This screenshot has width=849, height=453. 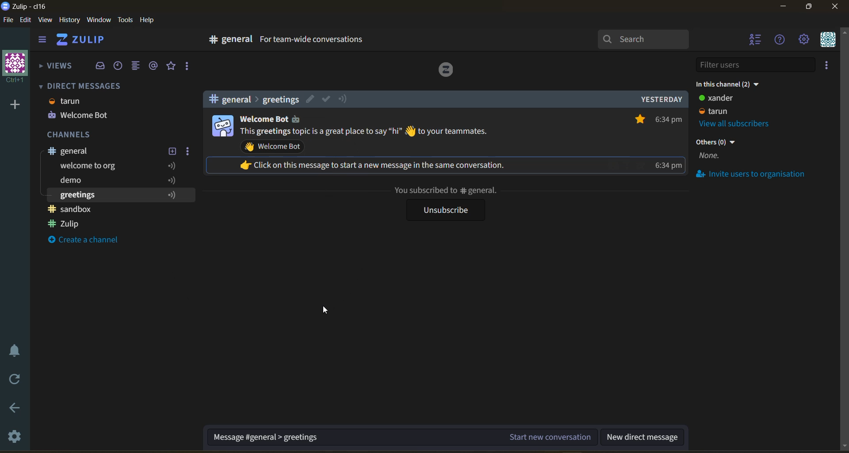 What do you see at coordinates (105, 151) in the screenshot?
I see `stream title/channel` at bounding box center [105, 151].